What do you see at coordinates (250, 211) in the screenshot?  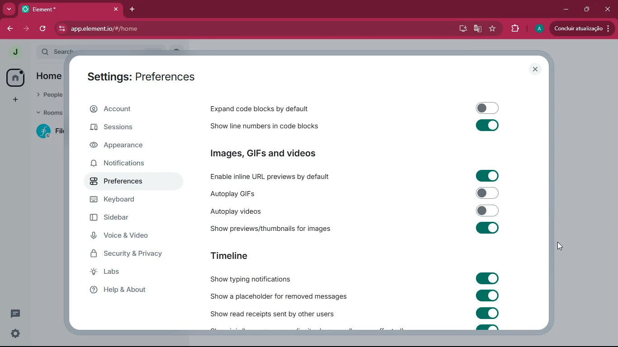 I see `autoplay videos` at bounding box center [250, 211].